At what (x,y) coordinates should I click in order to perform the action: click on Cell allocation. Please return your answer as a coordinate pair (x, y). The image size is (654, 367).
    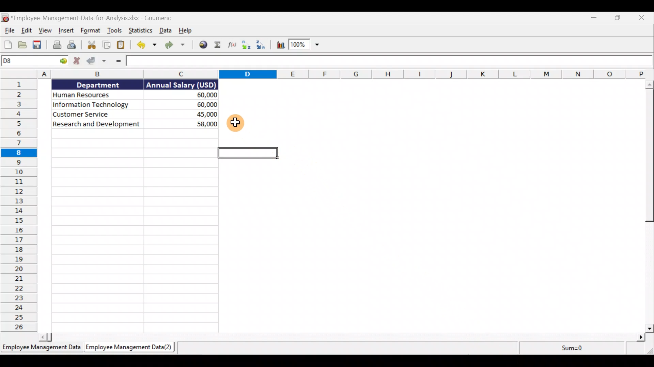
    Looking at the image, I should click on (34, 61).